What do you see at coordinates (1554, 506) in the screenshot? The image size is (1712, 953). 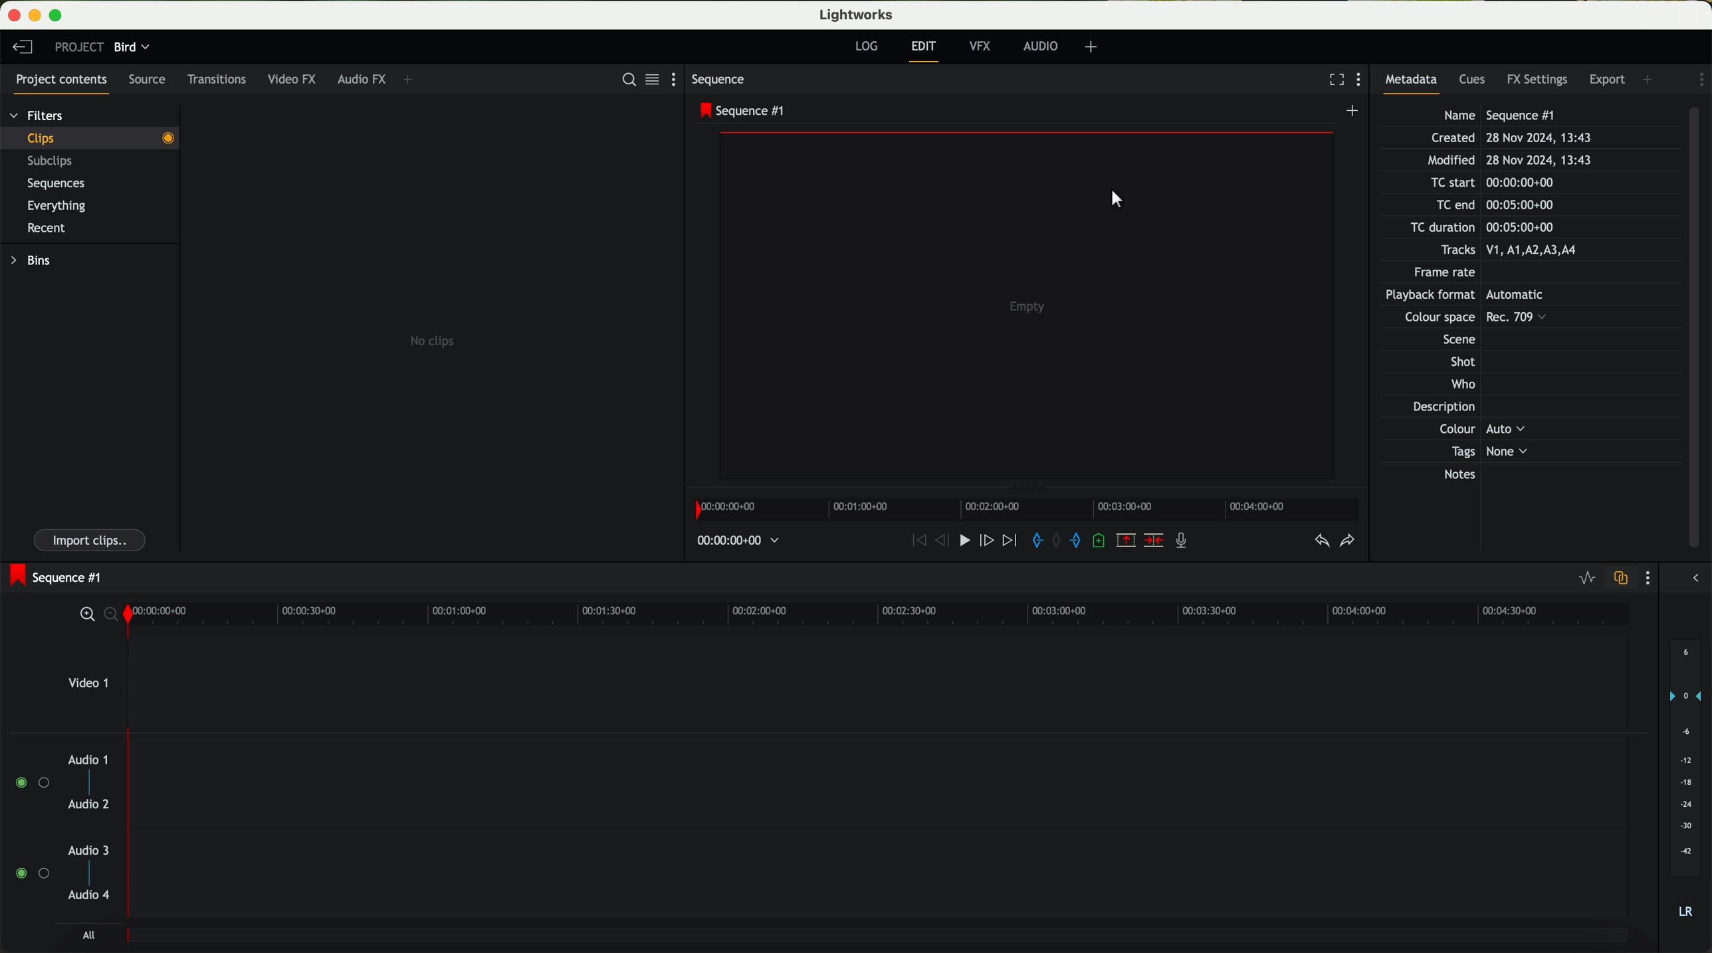 I see `Notes` at bounding box center [1554, 506].